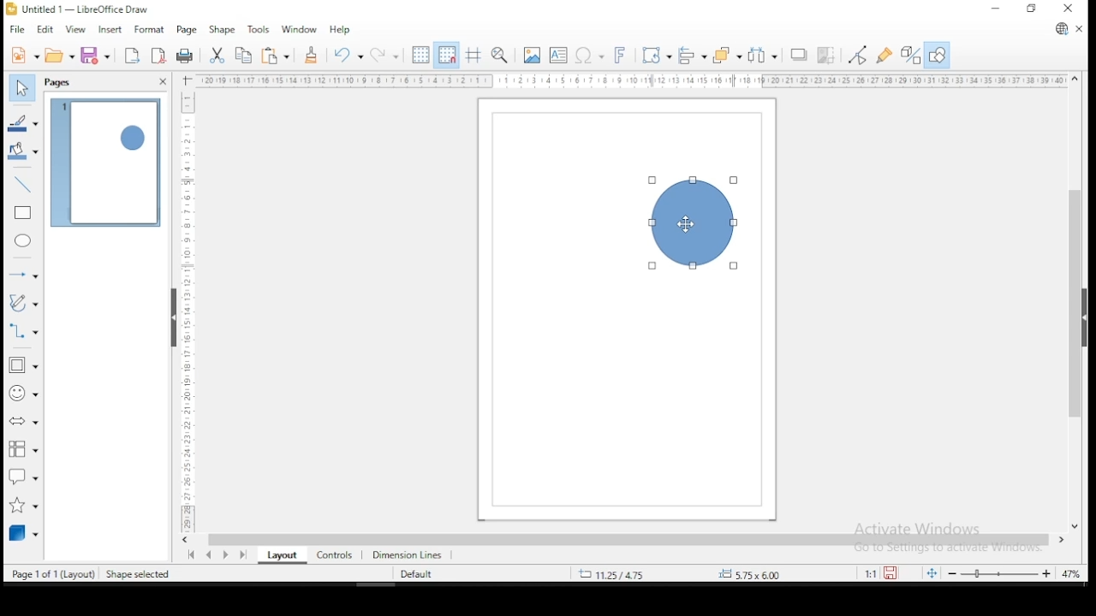 The height and width of the screenshot is (616, 1096). Describe the element at coordinates (384, 54) in the screenshot. I see `redo` at that location.